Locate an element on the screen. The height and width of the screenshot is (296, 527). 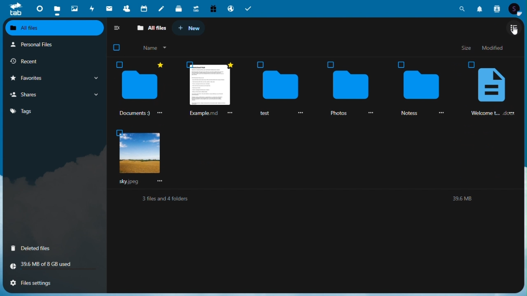
 is located at coordinates (472, 64).